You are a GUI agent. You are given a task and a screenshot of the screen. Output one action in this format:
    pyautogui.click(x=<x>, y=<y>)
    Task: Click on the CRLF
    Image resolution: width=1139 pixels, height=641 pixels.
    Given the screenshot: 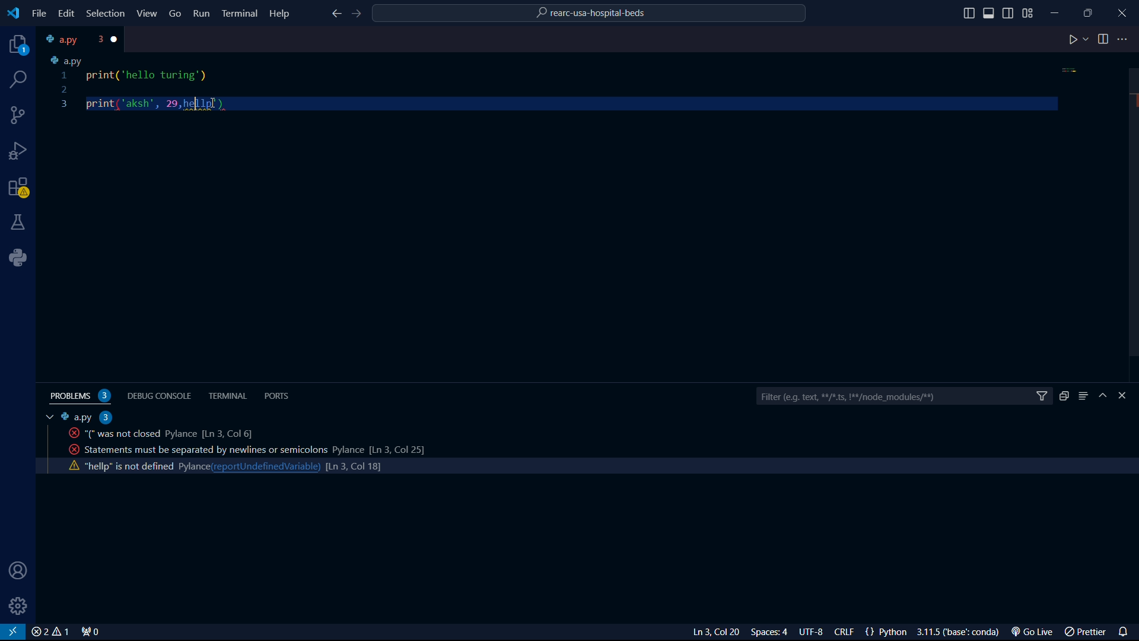 What is the action you would take?
    pyautogui.click(x=847, y=633)
    